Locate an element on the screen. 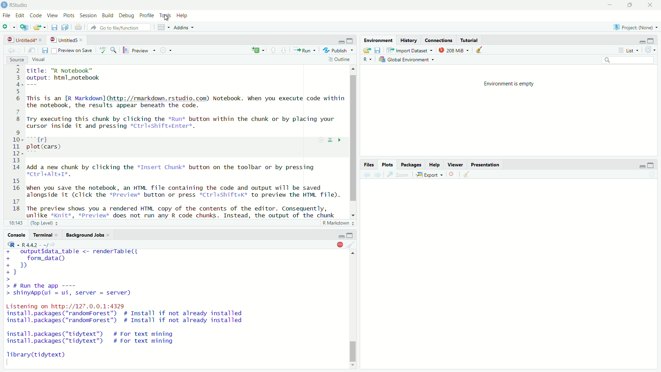 The height and width of the screenshot is (372, 661). view current working directory is located at coordinates (54, 244).